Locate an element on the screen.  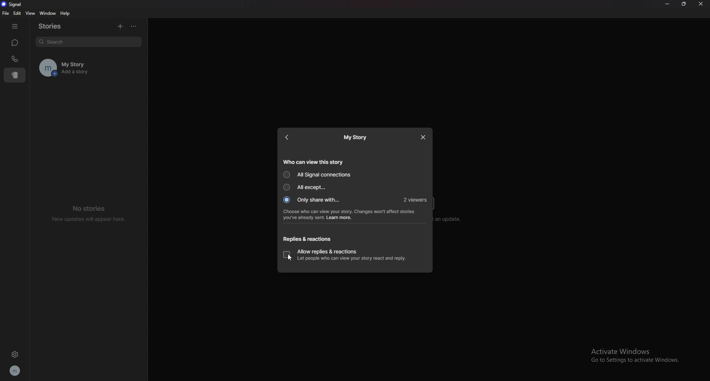
No stories is located at coordinates (92, 208).